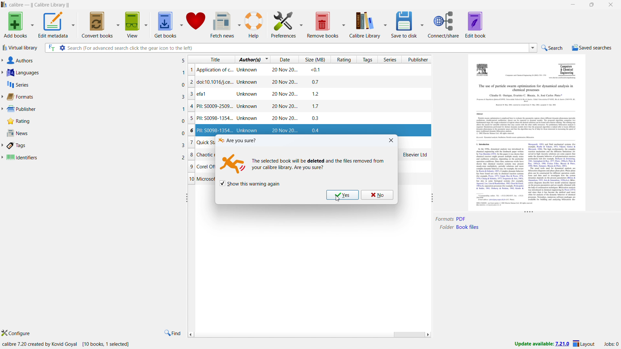  I want to click on sort by title, so click(212, 59).